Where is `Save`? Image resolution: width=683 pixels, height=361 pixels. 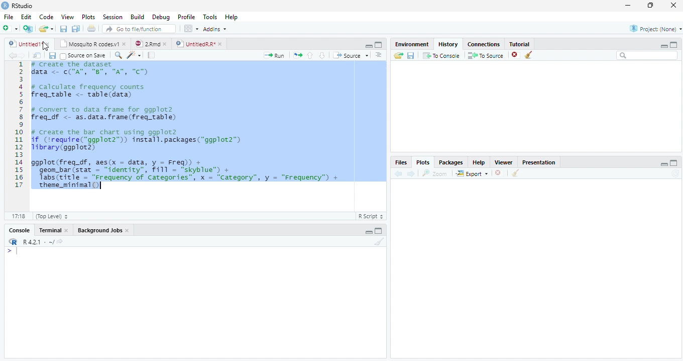 Save is located at coordinates (410, 57).